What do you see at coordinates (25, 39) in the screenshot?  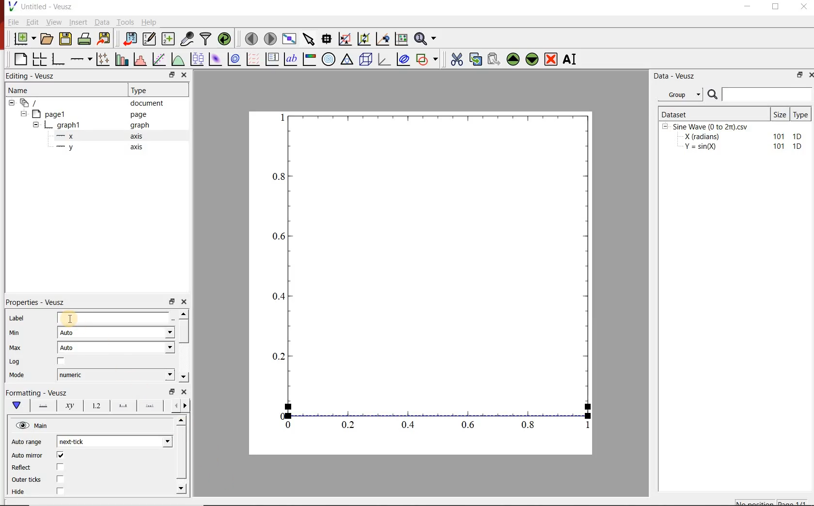 I see `new document` at bounding box center [25, 39].